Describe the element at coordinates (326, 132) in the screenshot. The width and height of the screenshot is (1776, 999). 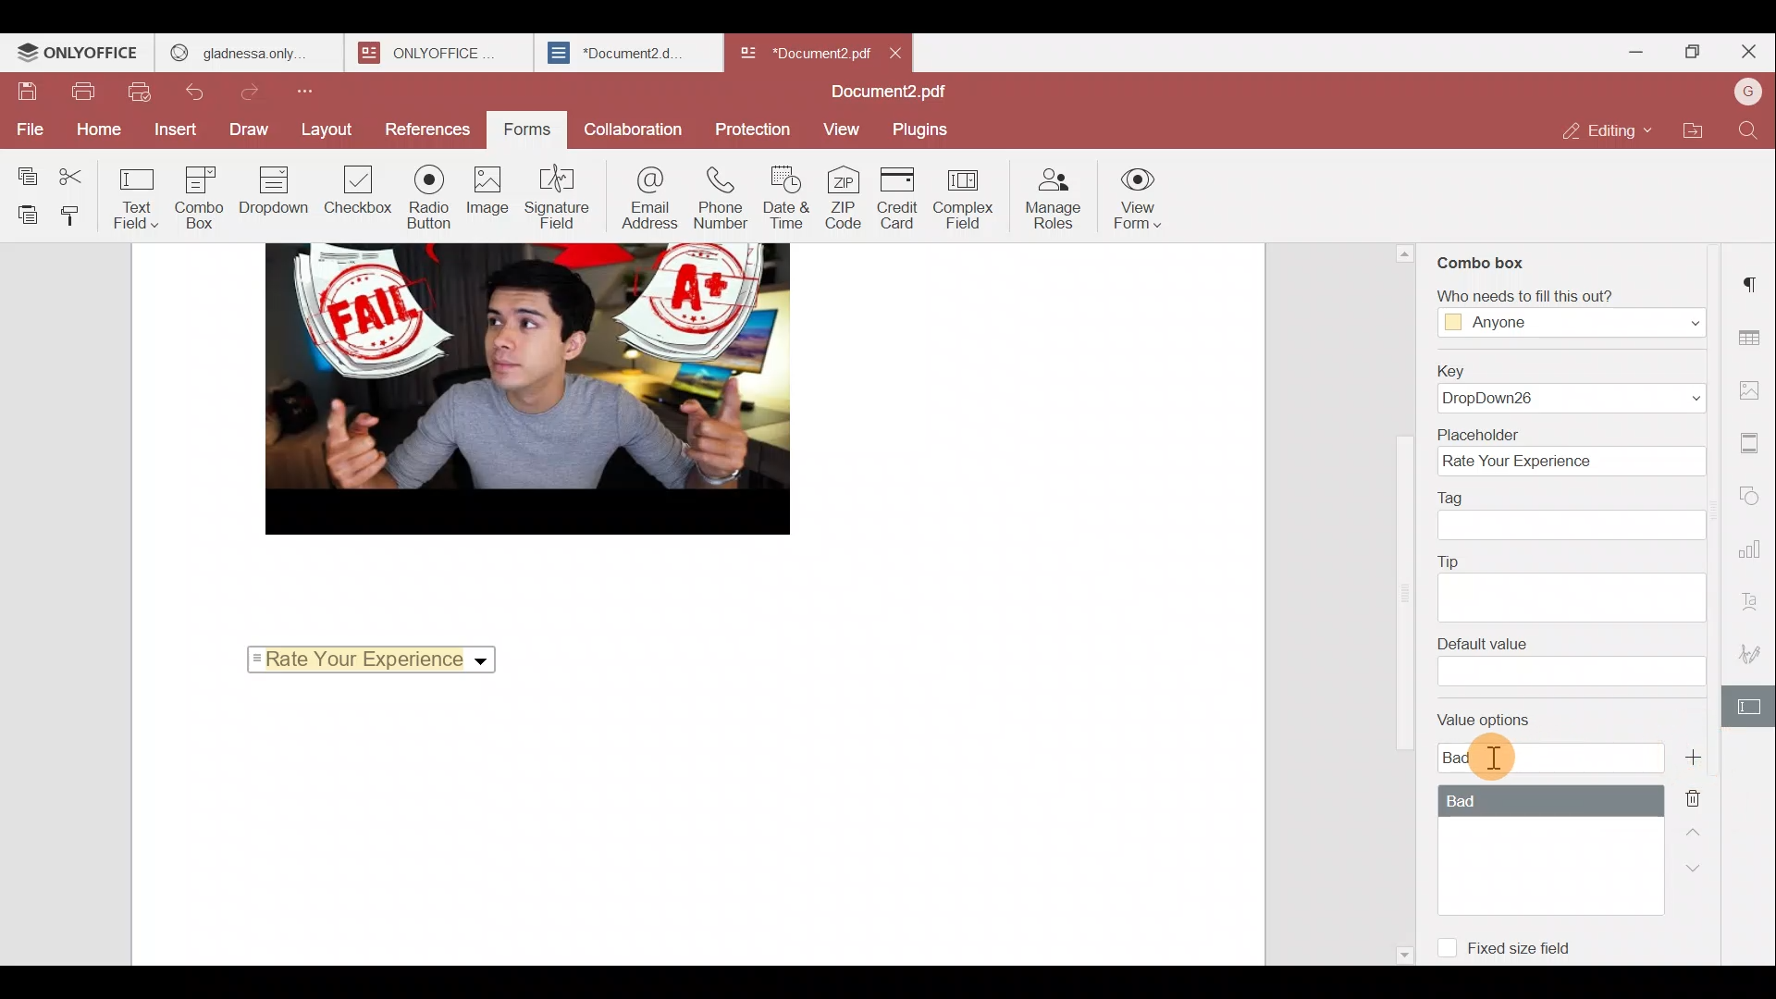
I see `Layout` at that location.